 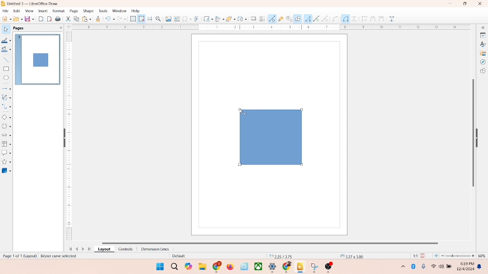 What do you see at coordinates (6, 170) in the screenshot?
I see `3D shape` at bounding box center [6, 170].